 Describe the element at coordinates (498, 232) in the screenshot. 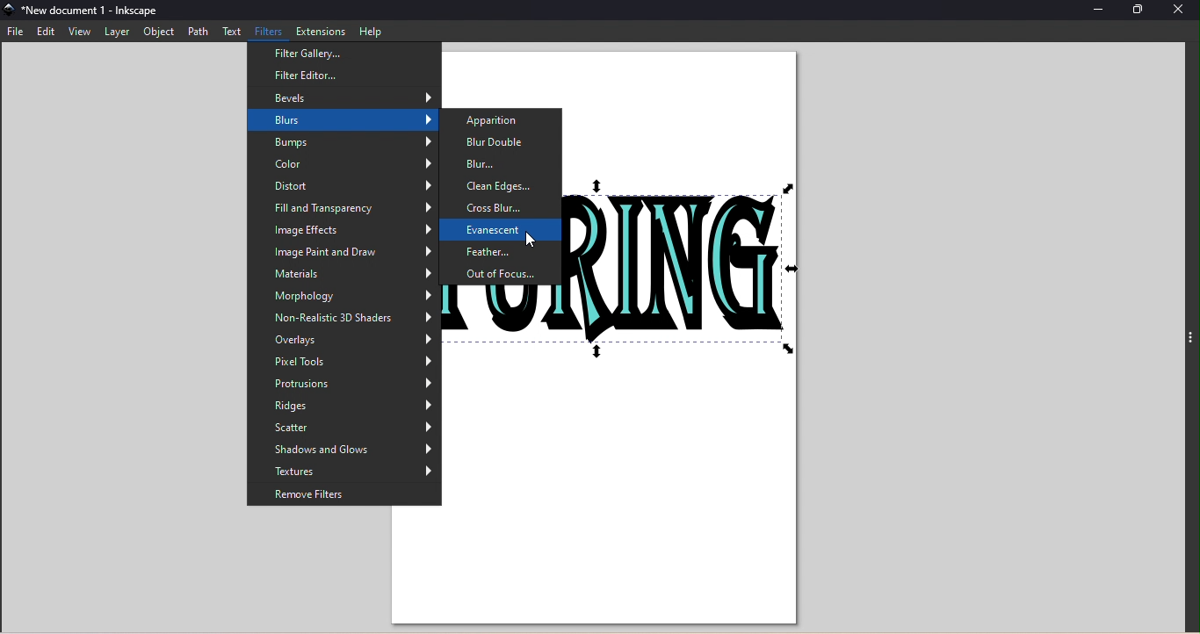

I see `Evanescent` at that location.